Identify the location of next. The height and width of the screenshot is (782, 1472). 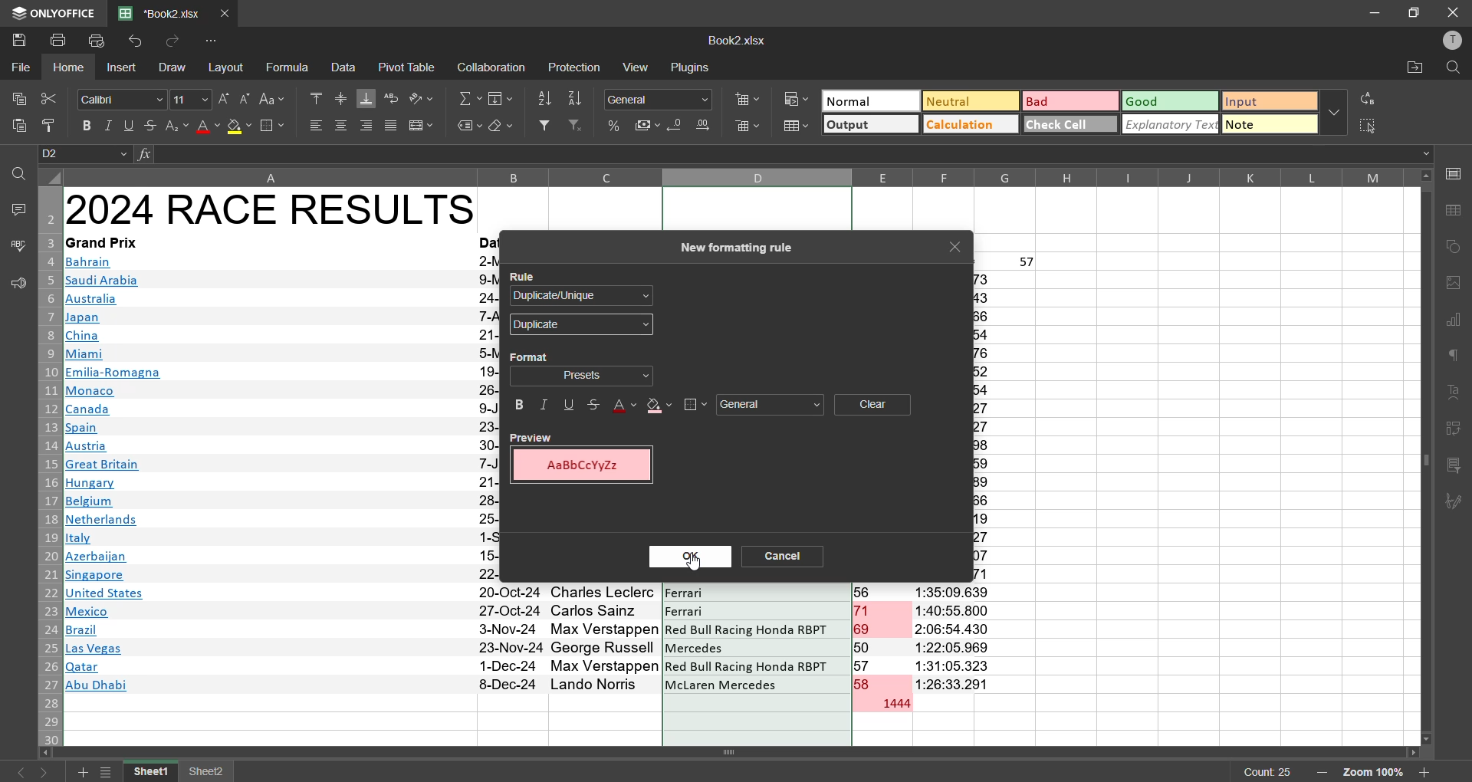
(49, 772).